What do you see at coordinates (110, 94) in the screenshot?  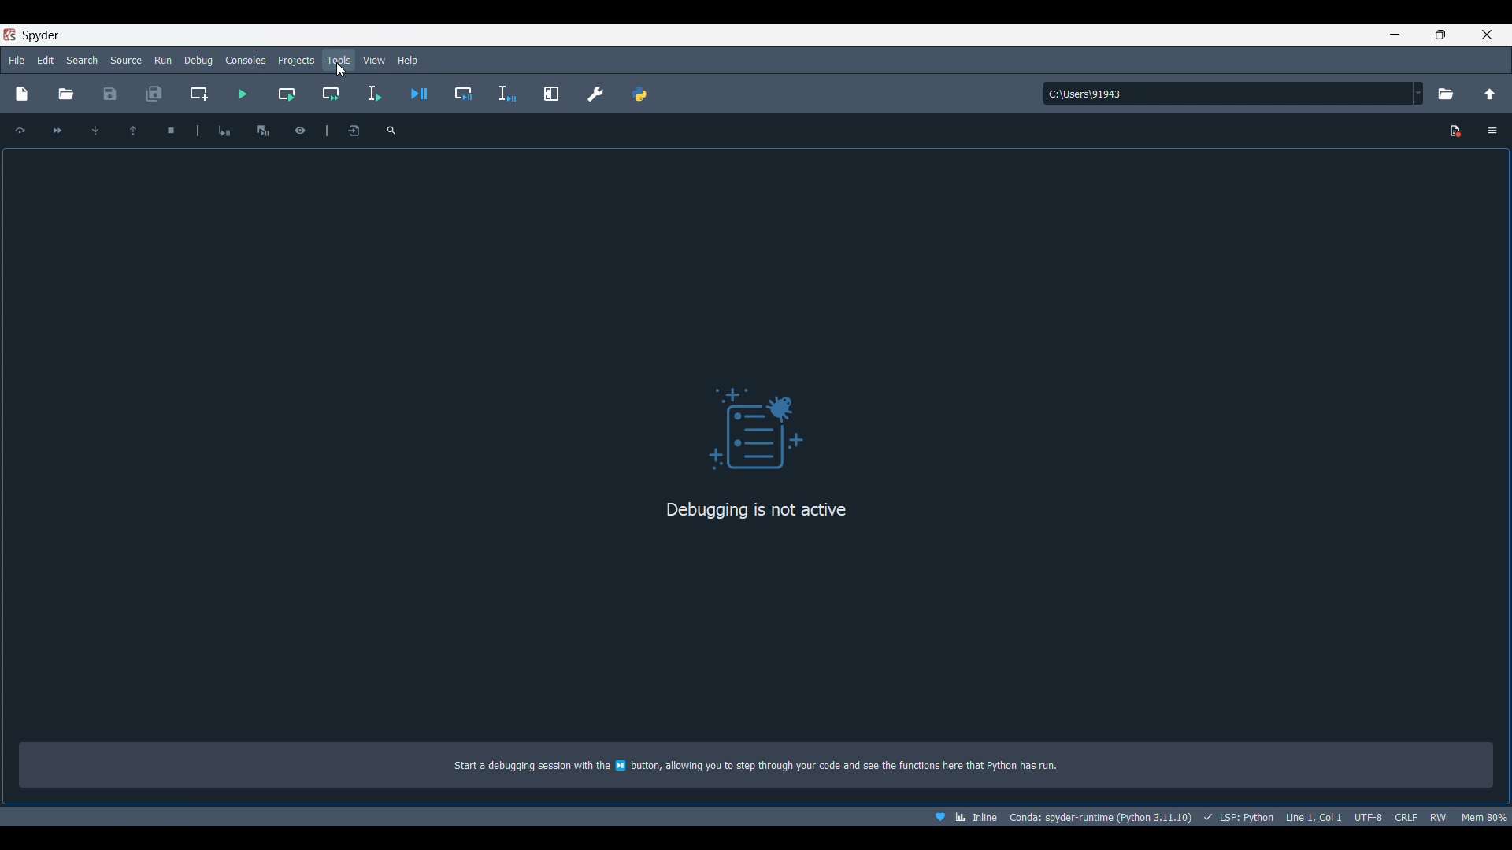 I see `Save` at bounding box center [110, 94].